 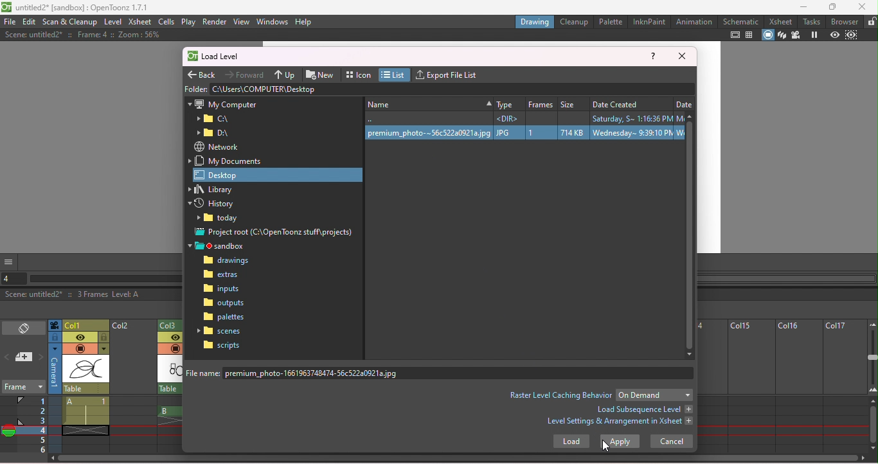 I want to click on apply, so click(x=620, y=442).